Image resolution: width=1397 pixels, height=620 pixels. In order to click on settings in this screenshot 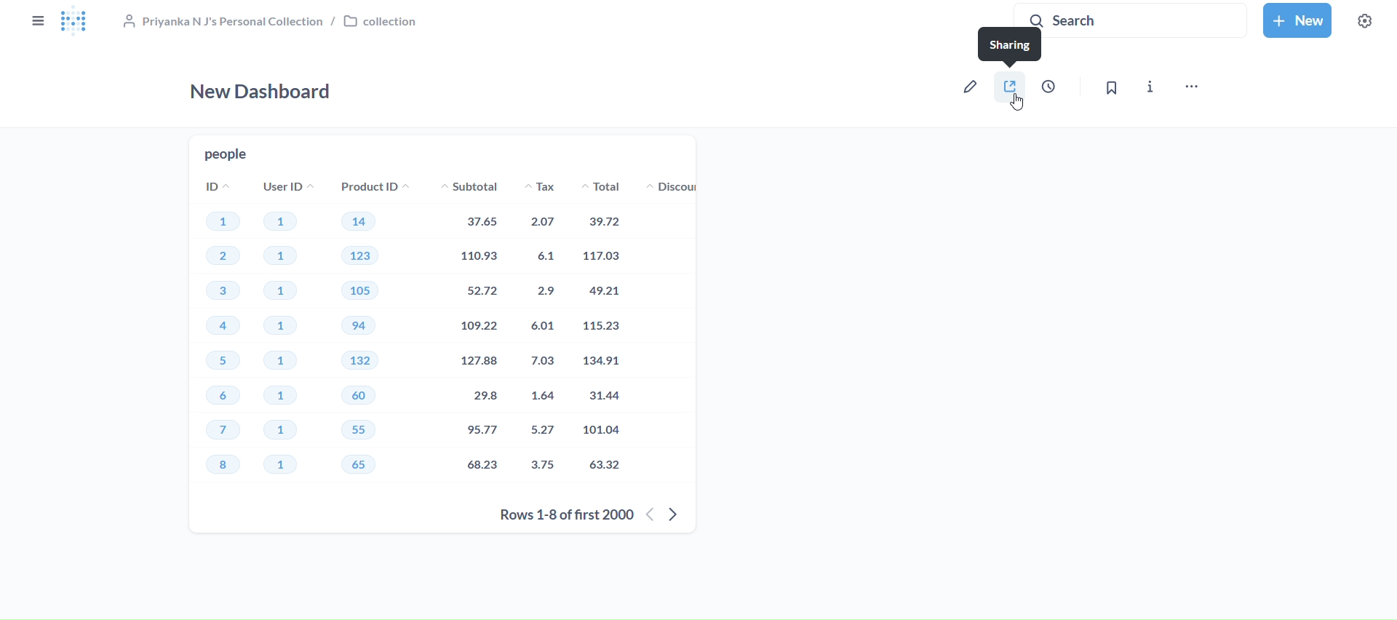, I will do `click(1364, 23)`.